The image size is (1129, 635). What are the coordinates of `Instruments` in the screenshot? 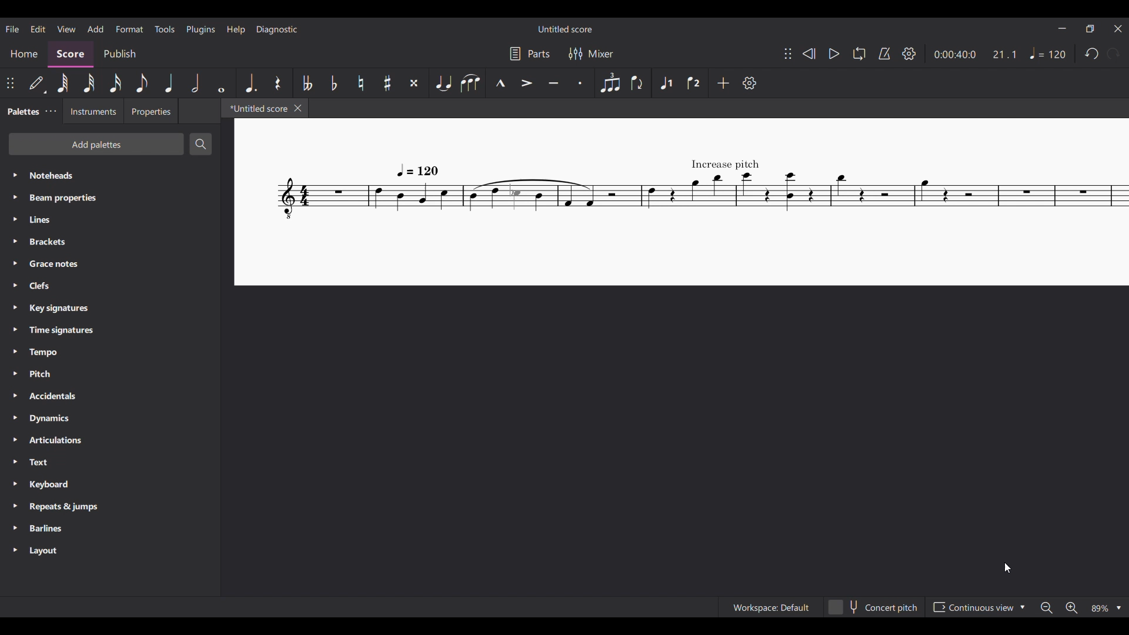 It's located at (92, 111).